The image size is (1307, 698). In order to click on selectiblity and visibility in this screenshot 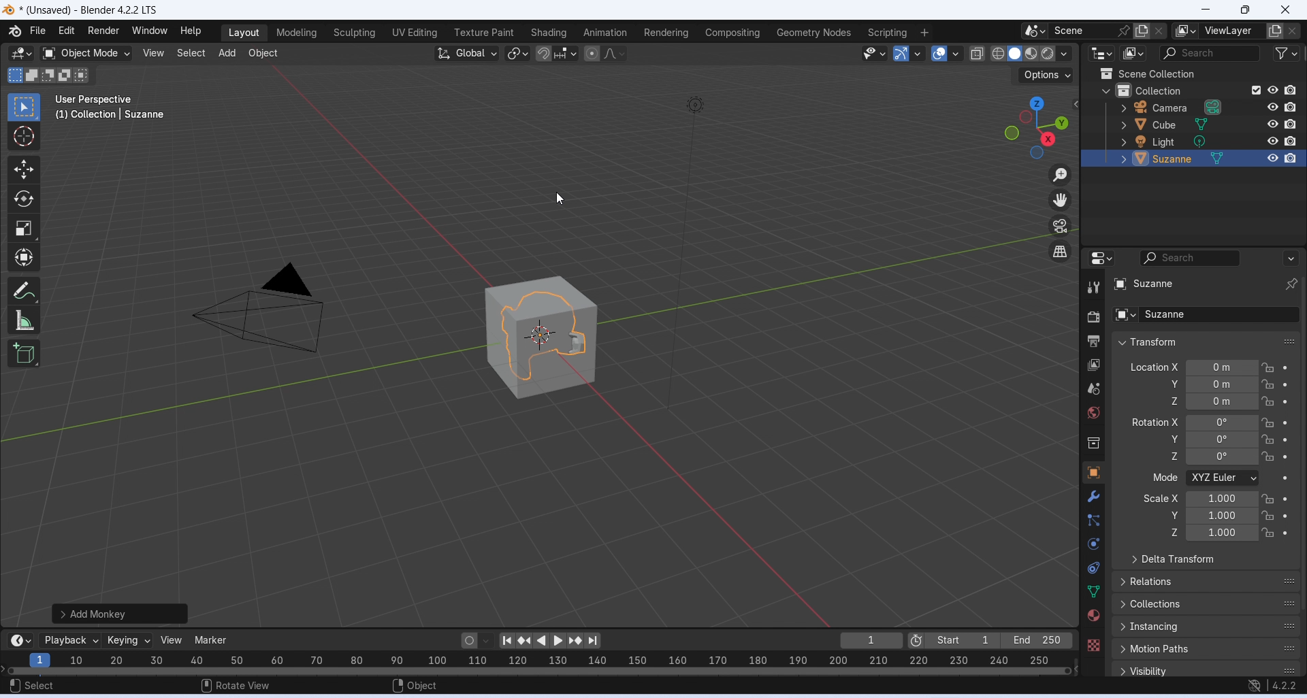, I will do `click(875, 53)`.